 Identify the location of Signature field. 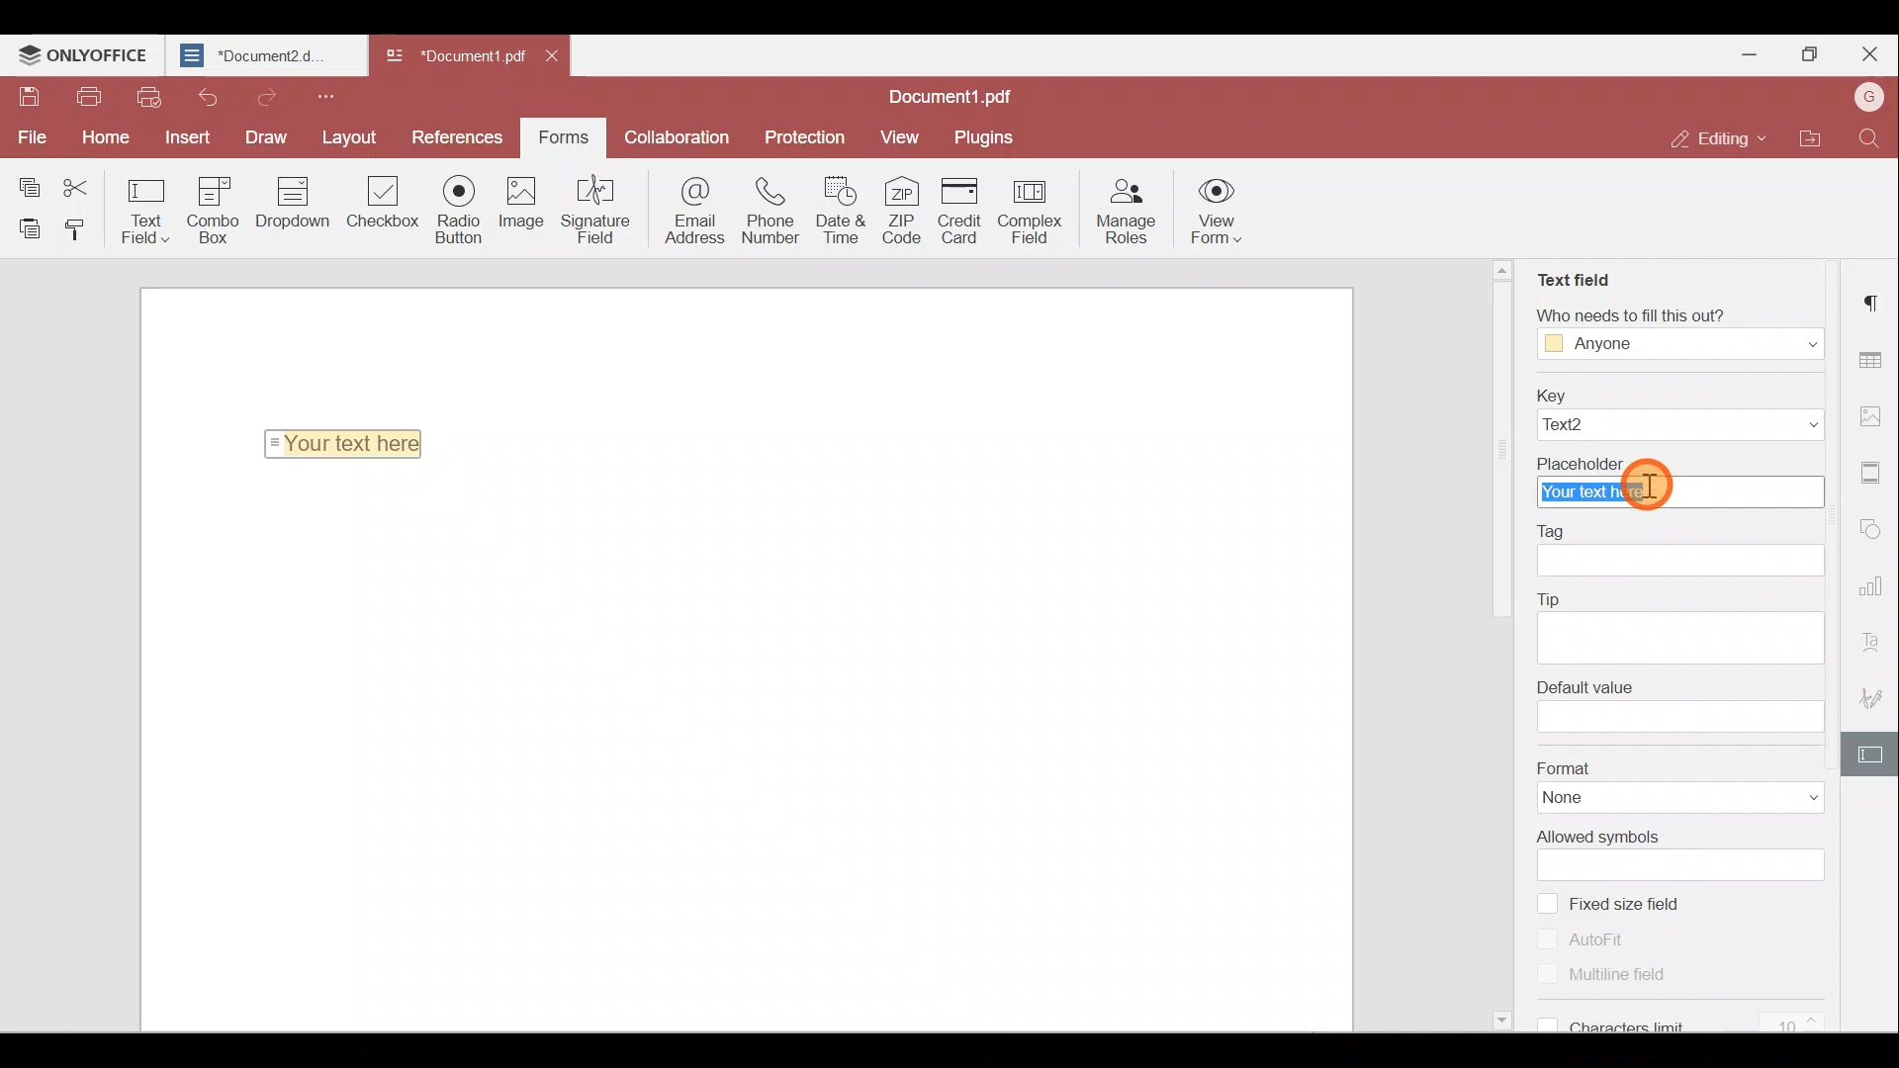
(600, 212).